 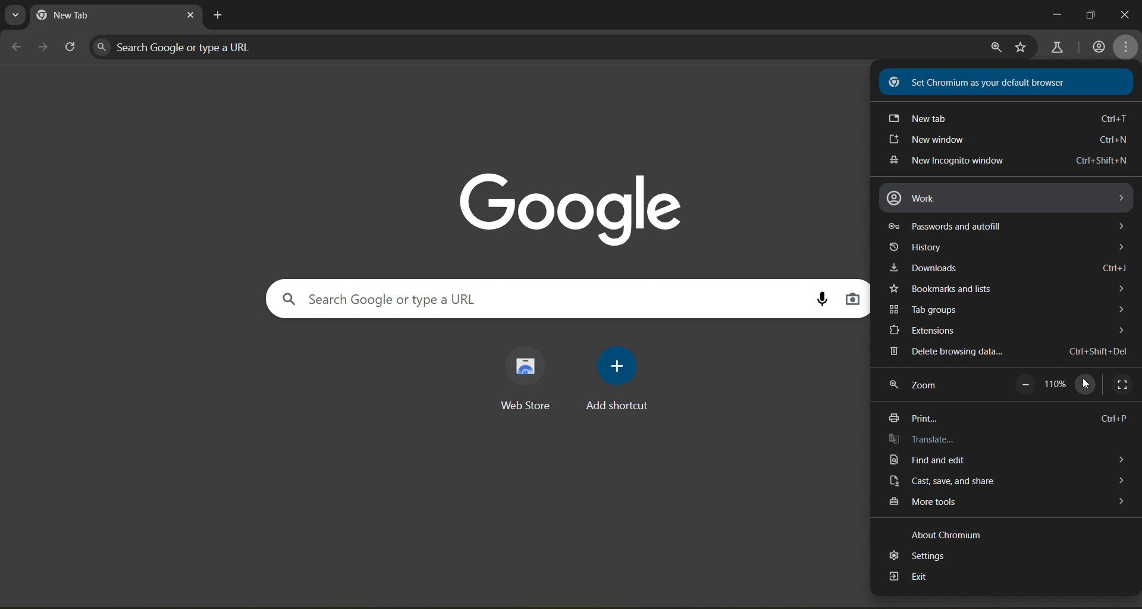 I want to click on view full screen, so click(x=1122, y=385).